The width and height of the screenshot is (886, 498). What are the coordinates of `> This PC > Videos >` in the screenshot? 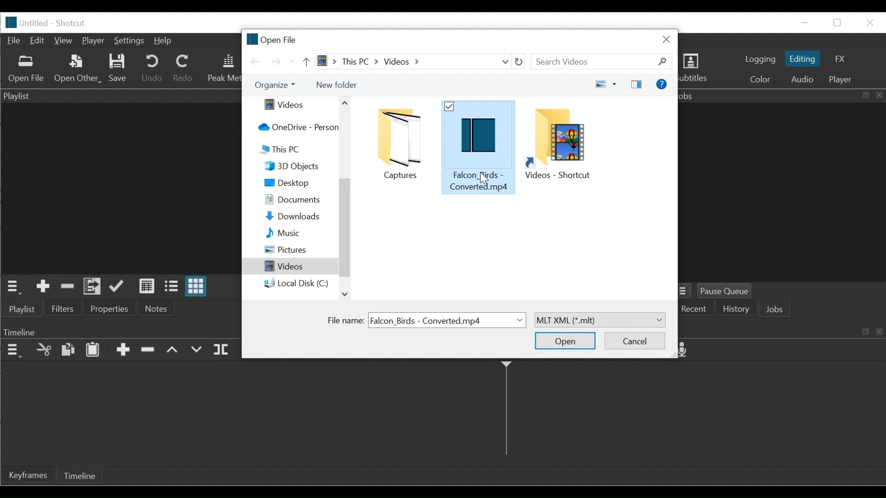 It's located at (405, 61).